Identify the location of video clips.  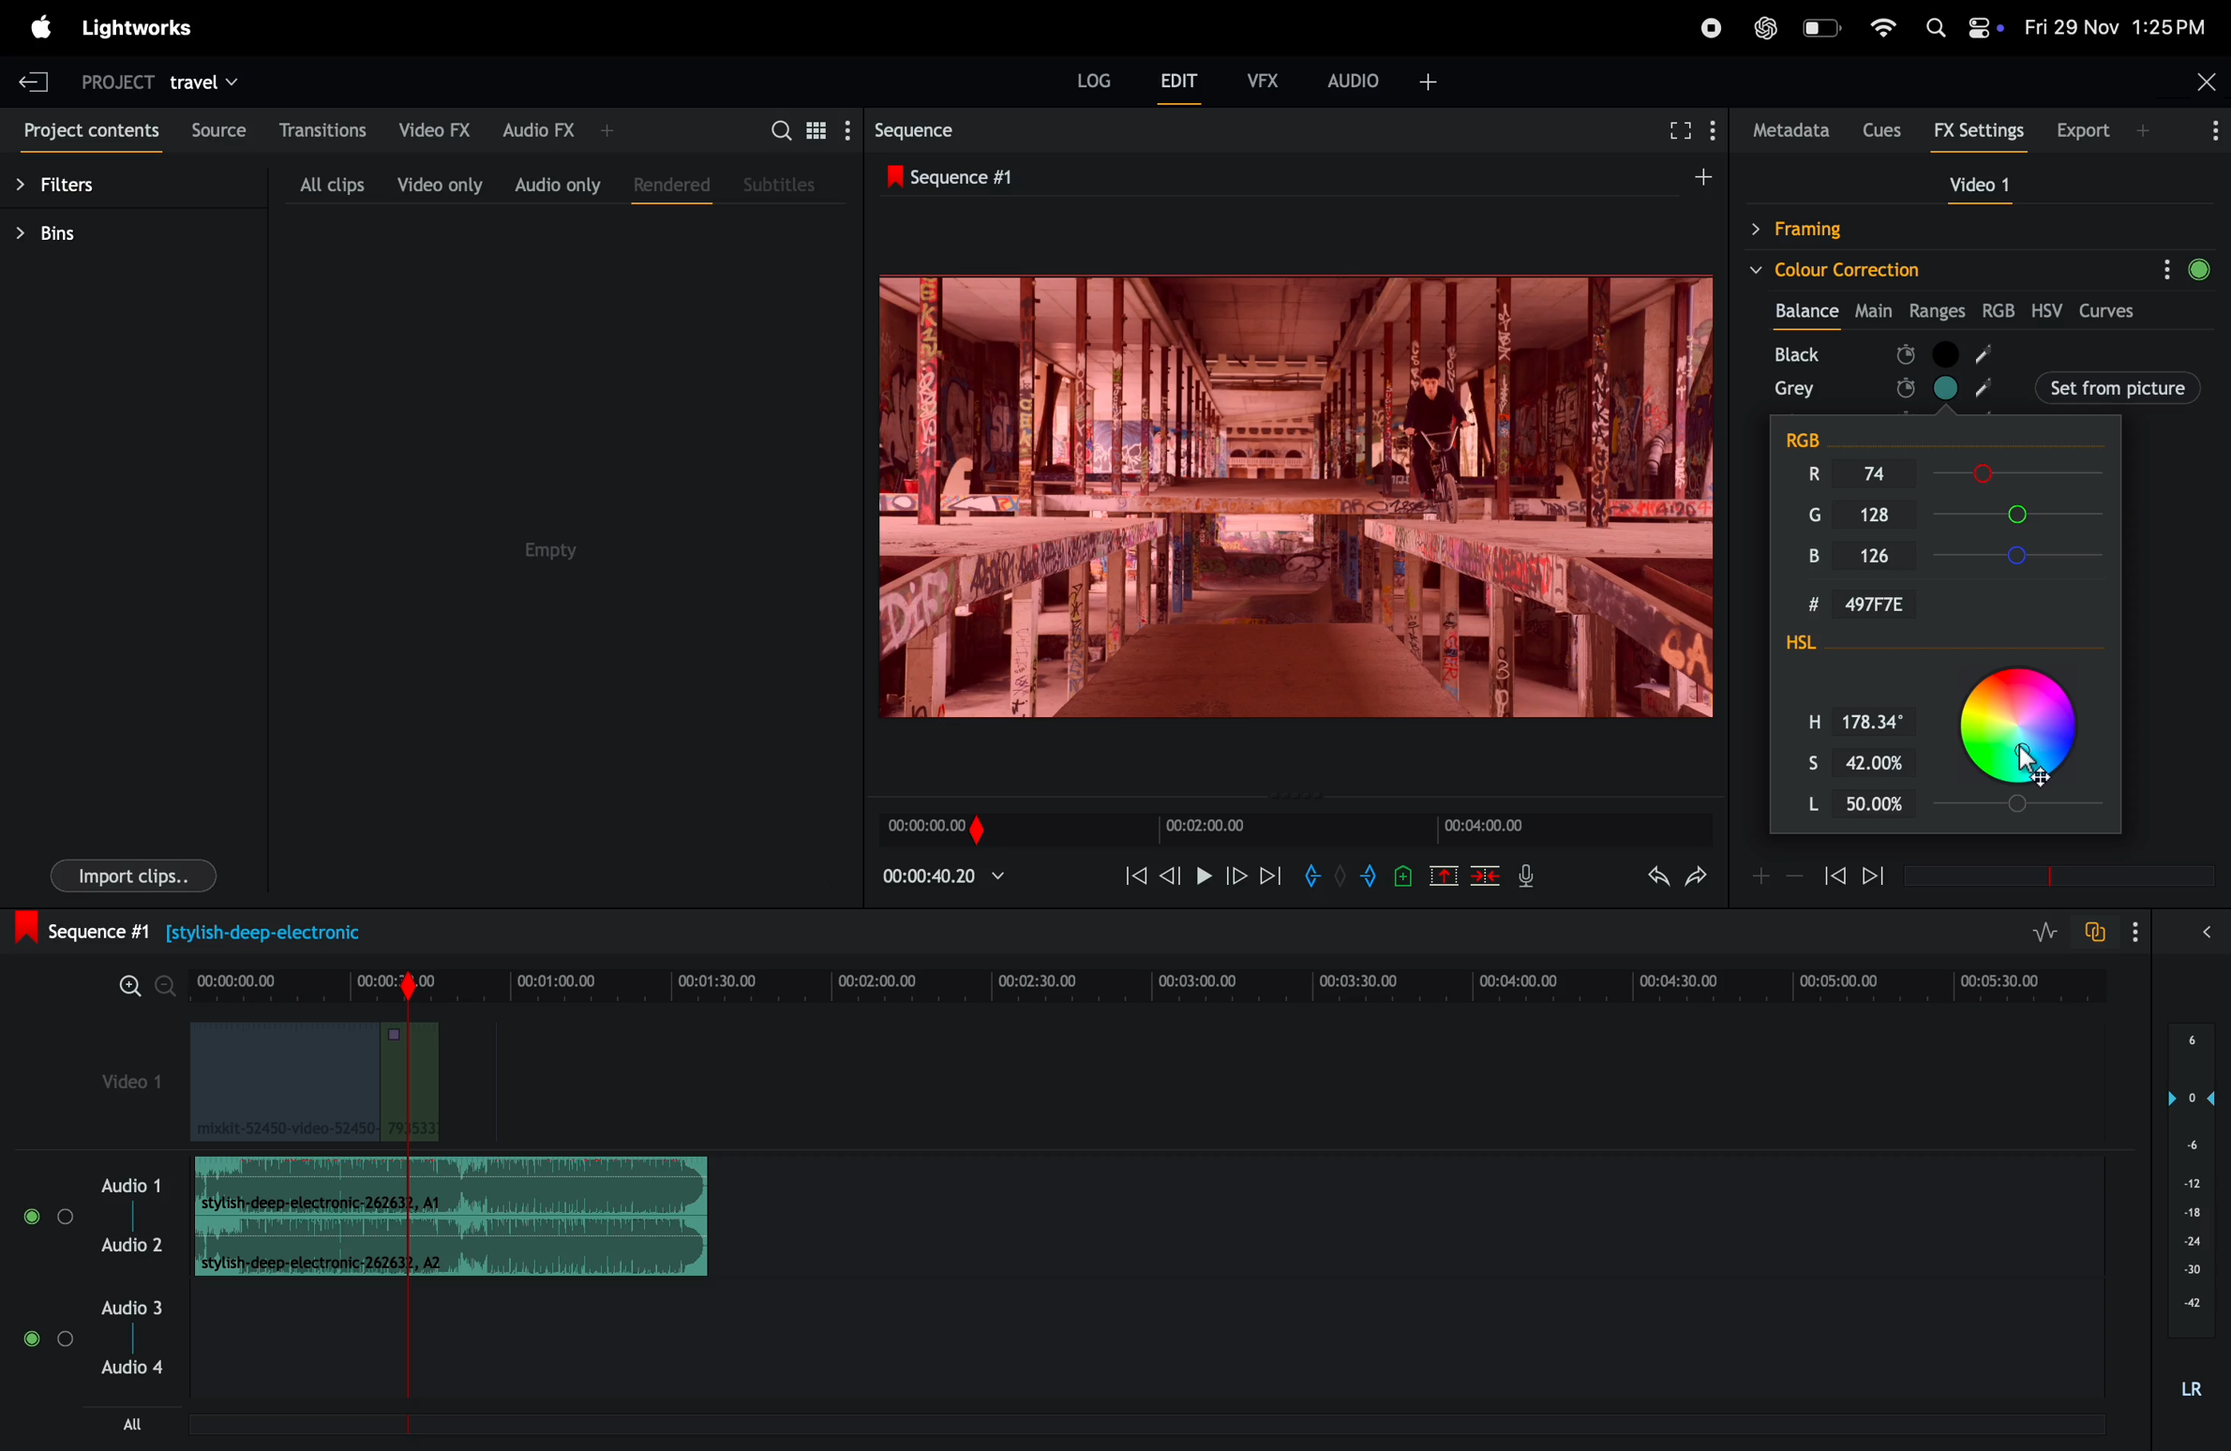
(313, 1083).